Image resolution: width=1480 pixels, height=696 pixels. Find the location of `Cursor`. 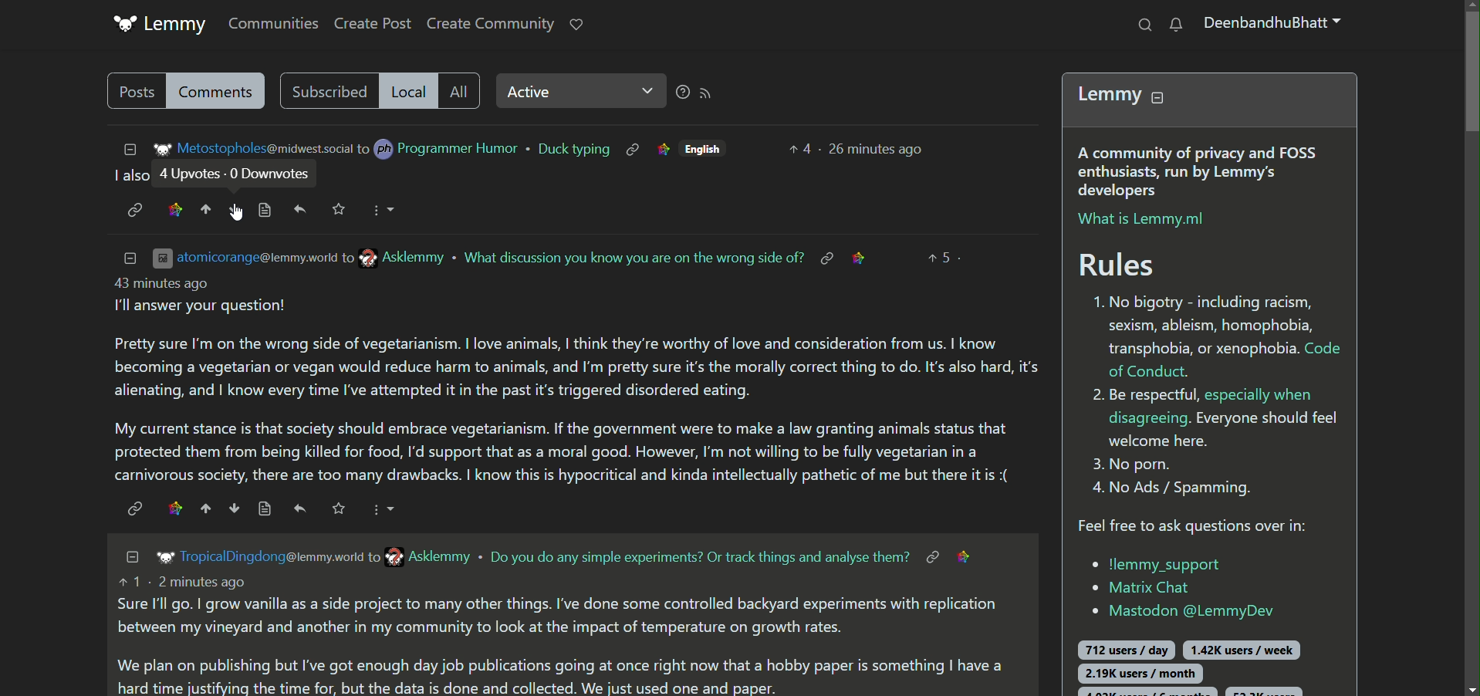

Cursor is located at coordinates (236, 212).